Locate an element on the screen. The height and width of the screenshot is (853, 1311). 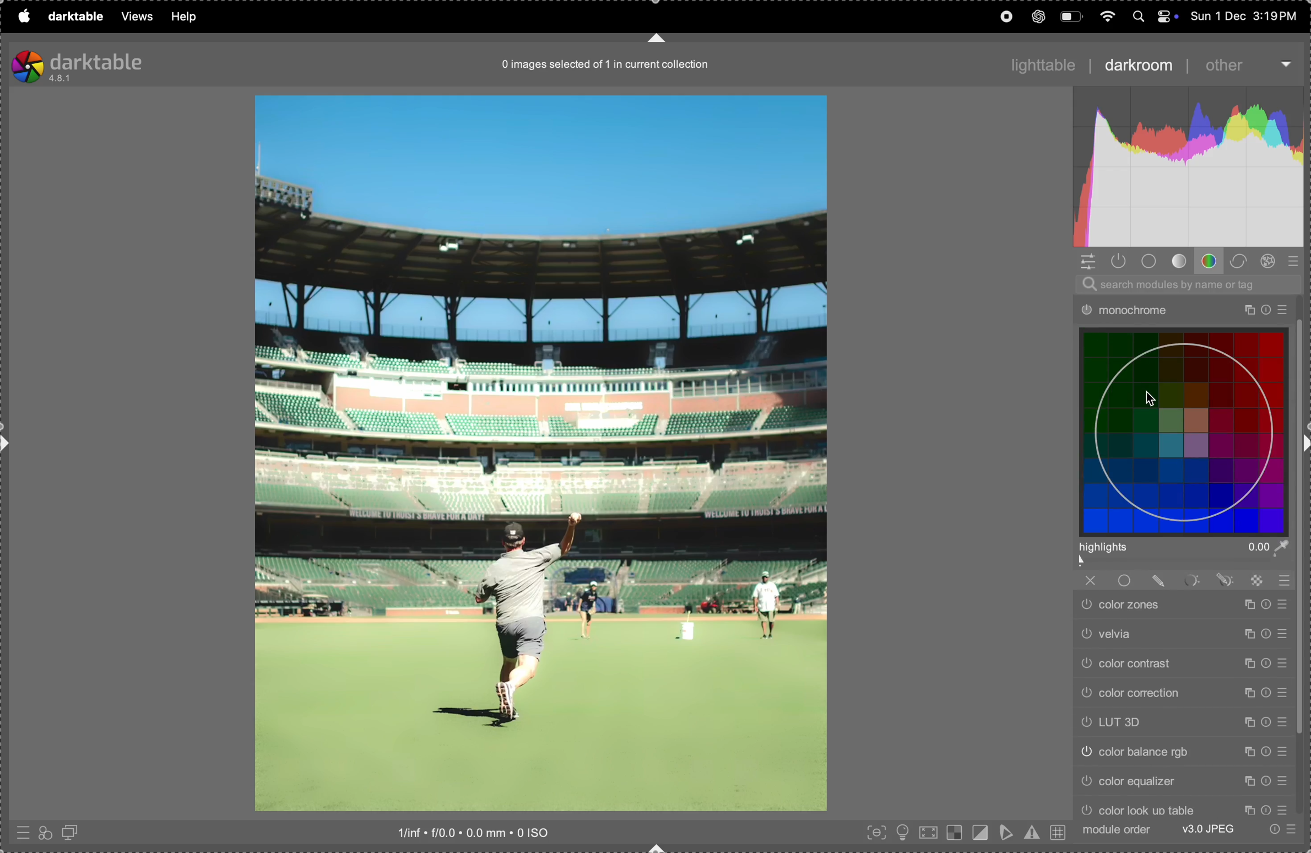
lighttable is located at coordinates (1043, 64).